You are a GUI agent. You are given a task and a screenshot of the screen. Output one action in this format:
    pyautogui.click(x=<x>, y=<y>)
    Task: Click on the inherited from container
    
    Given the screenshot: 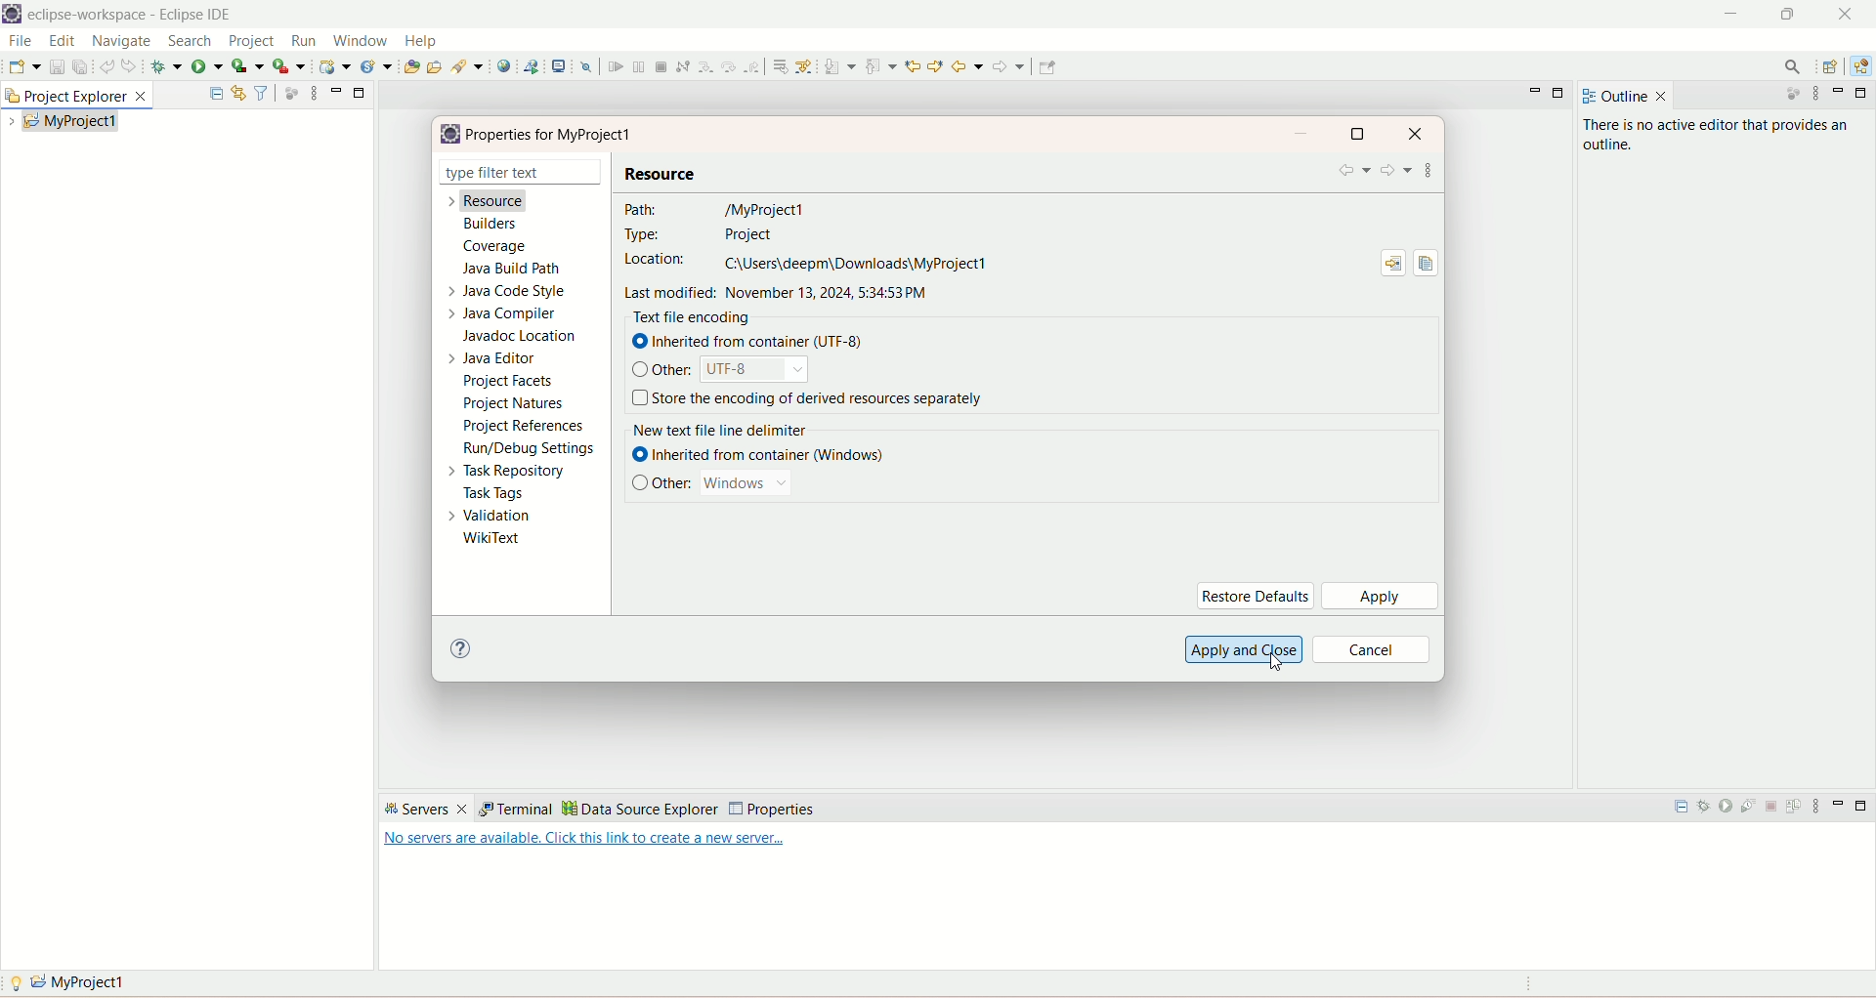 What is the action you would take?
    pyautogui.click(x=777, y=343)
    